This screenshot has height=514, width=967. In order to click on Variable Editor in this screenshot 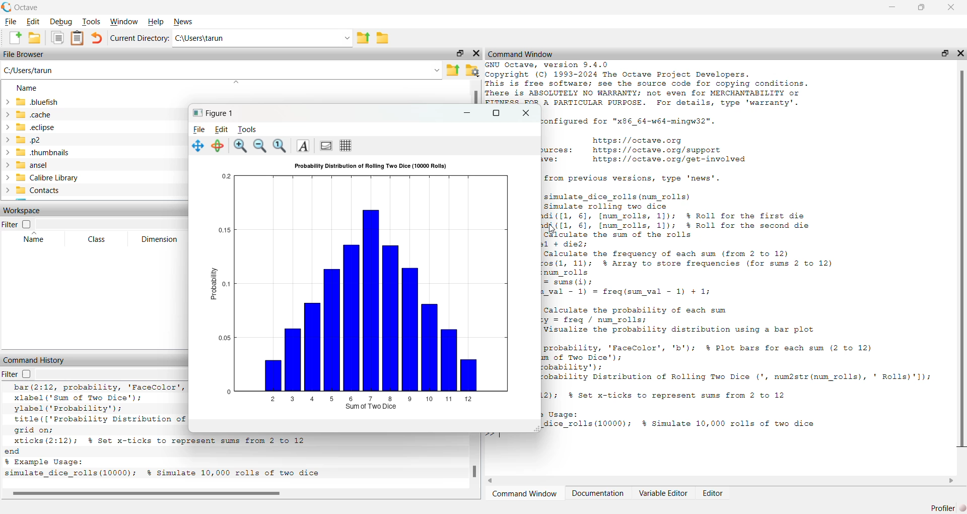, I will do `click(664, 492)`.